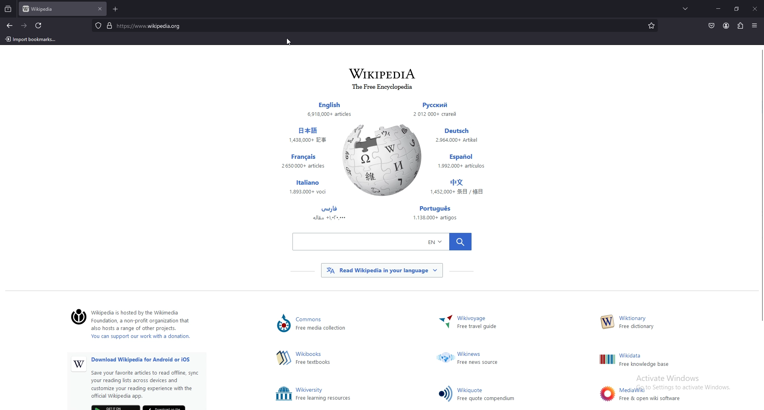 This screenshot has height=410, width=764. Describe the element at coordinates (711, 25) in the screenshot. I see `save to pocket` at that location.